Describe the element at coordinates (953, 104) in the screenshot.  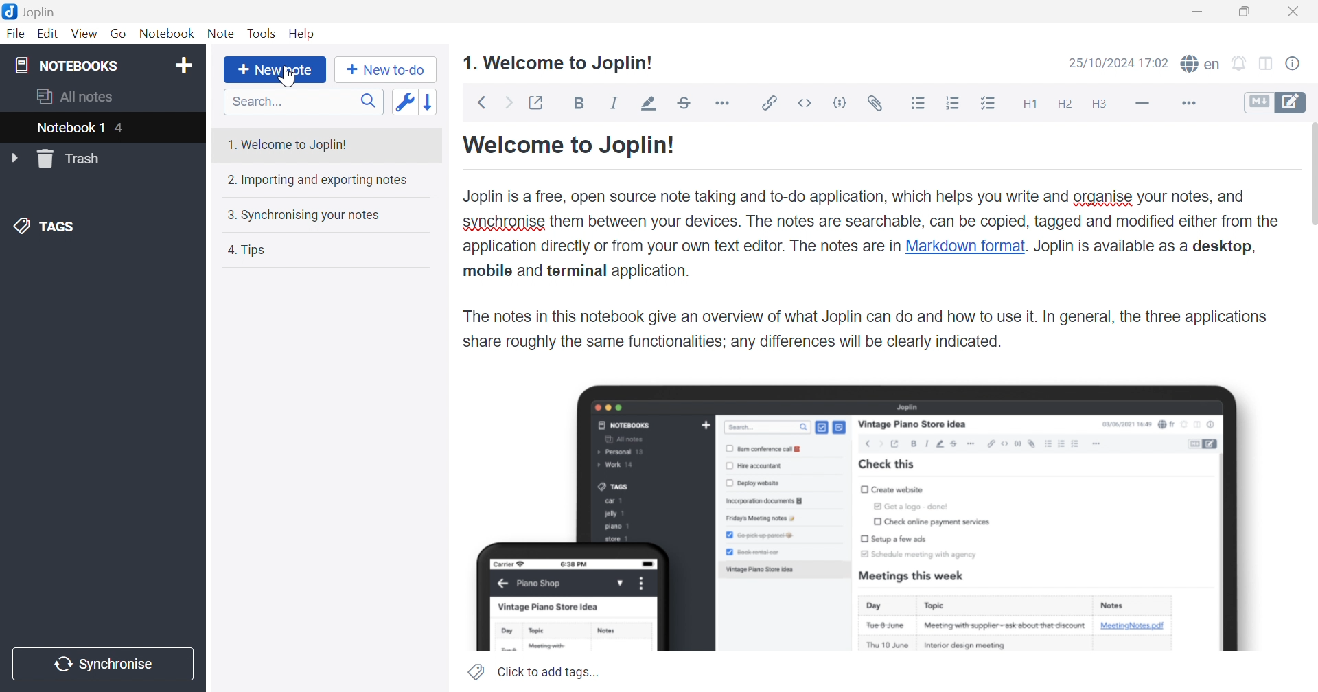
I see `Numbered list` at that location.